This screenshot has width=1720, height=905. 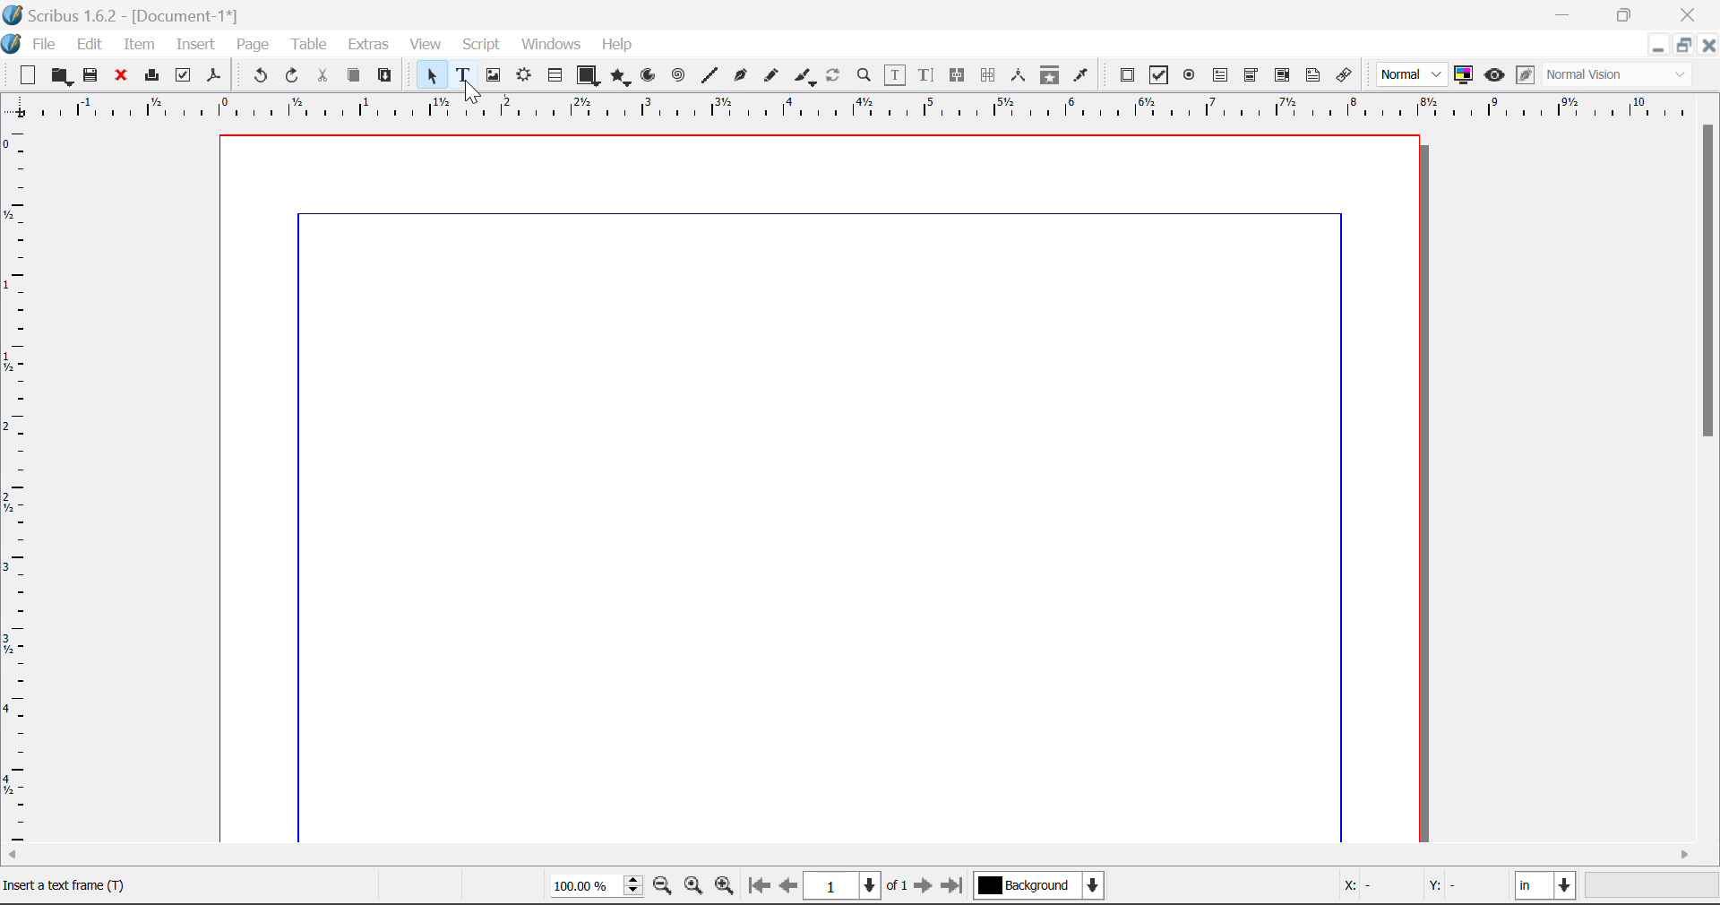 What do you see at coordinates (1566, 14) in the screenshot?
I see `Restore Down` at bounding box center [1566, 14].